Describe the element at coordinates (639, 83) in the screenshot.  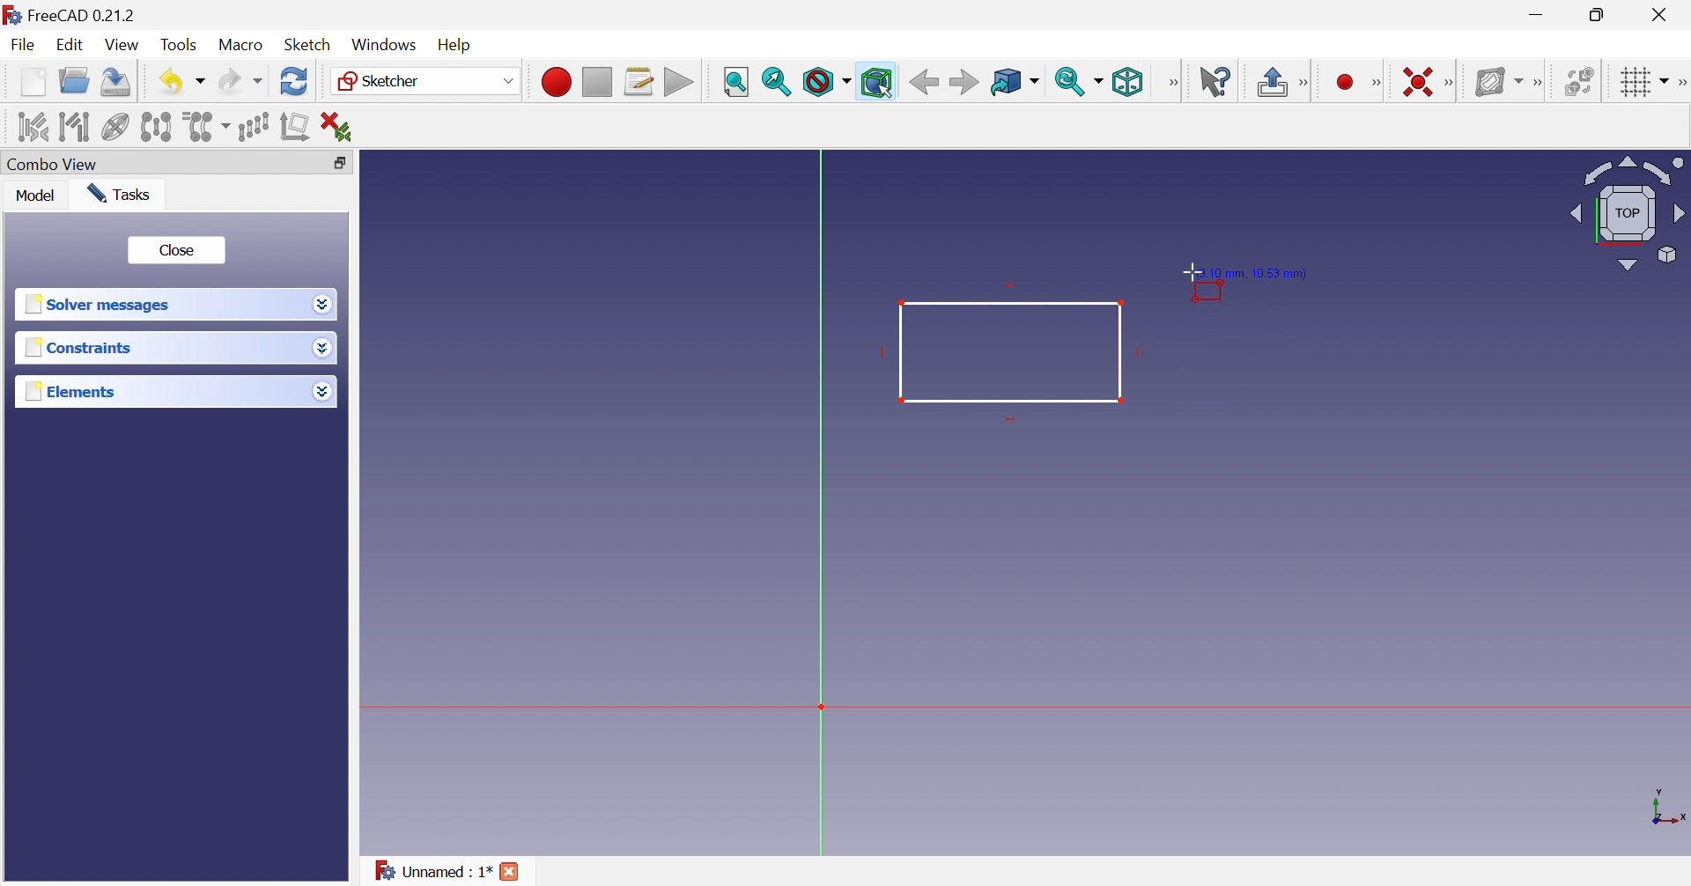
I see `Macros...` at that location.